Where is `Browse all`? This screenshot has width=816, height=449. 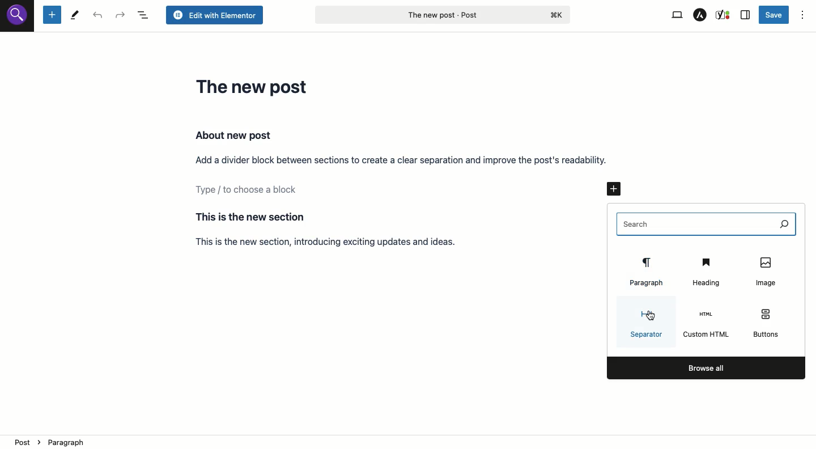 Browse all is located at coordinates (707, 367).